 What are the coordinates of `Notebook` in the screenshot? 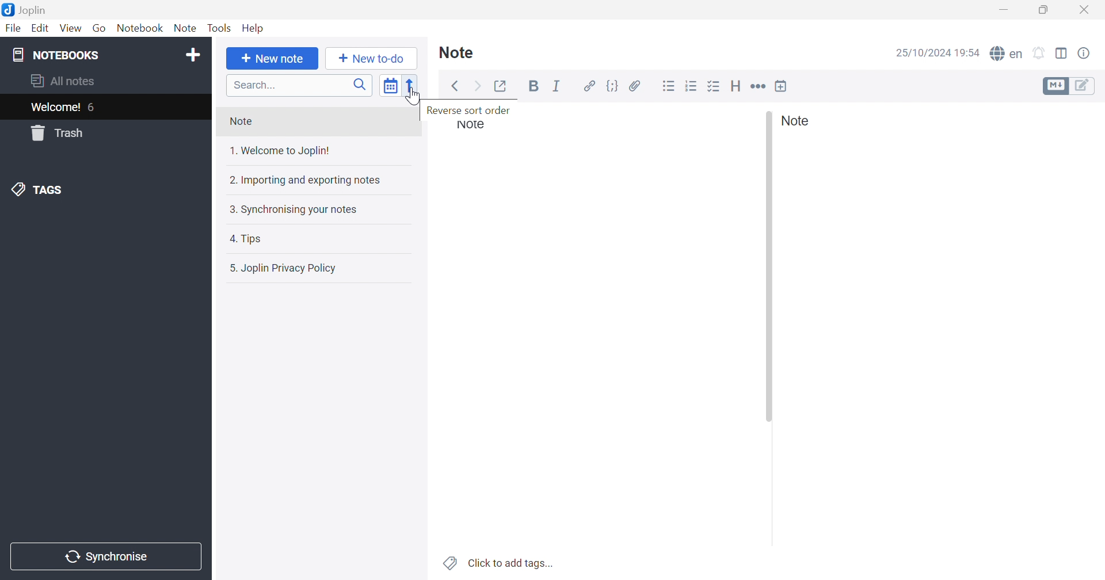 It's located at (140, 29).